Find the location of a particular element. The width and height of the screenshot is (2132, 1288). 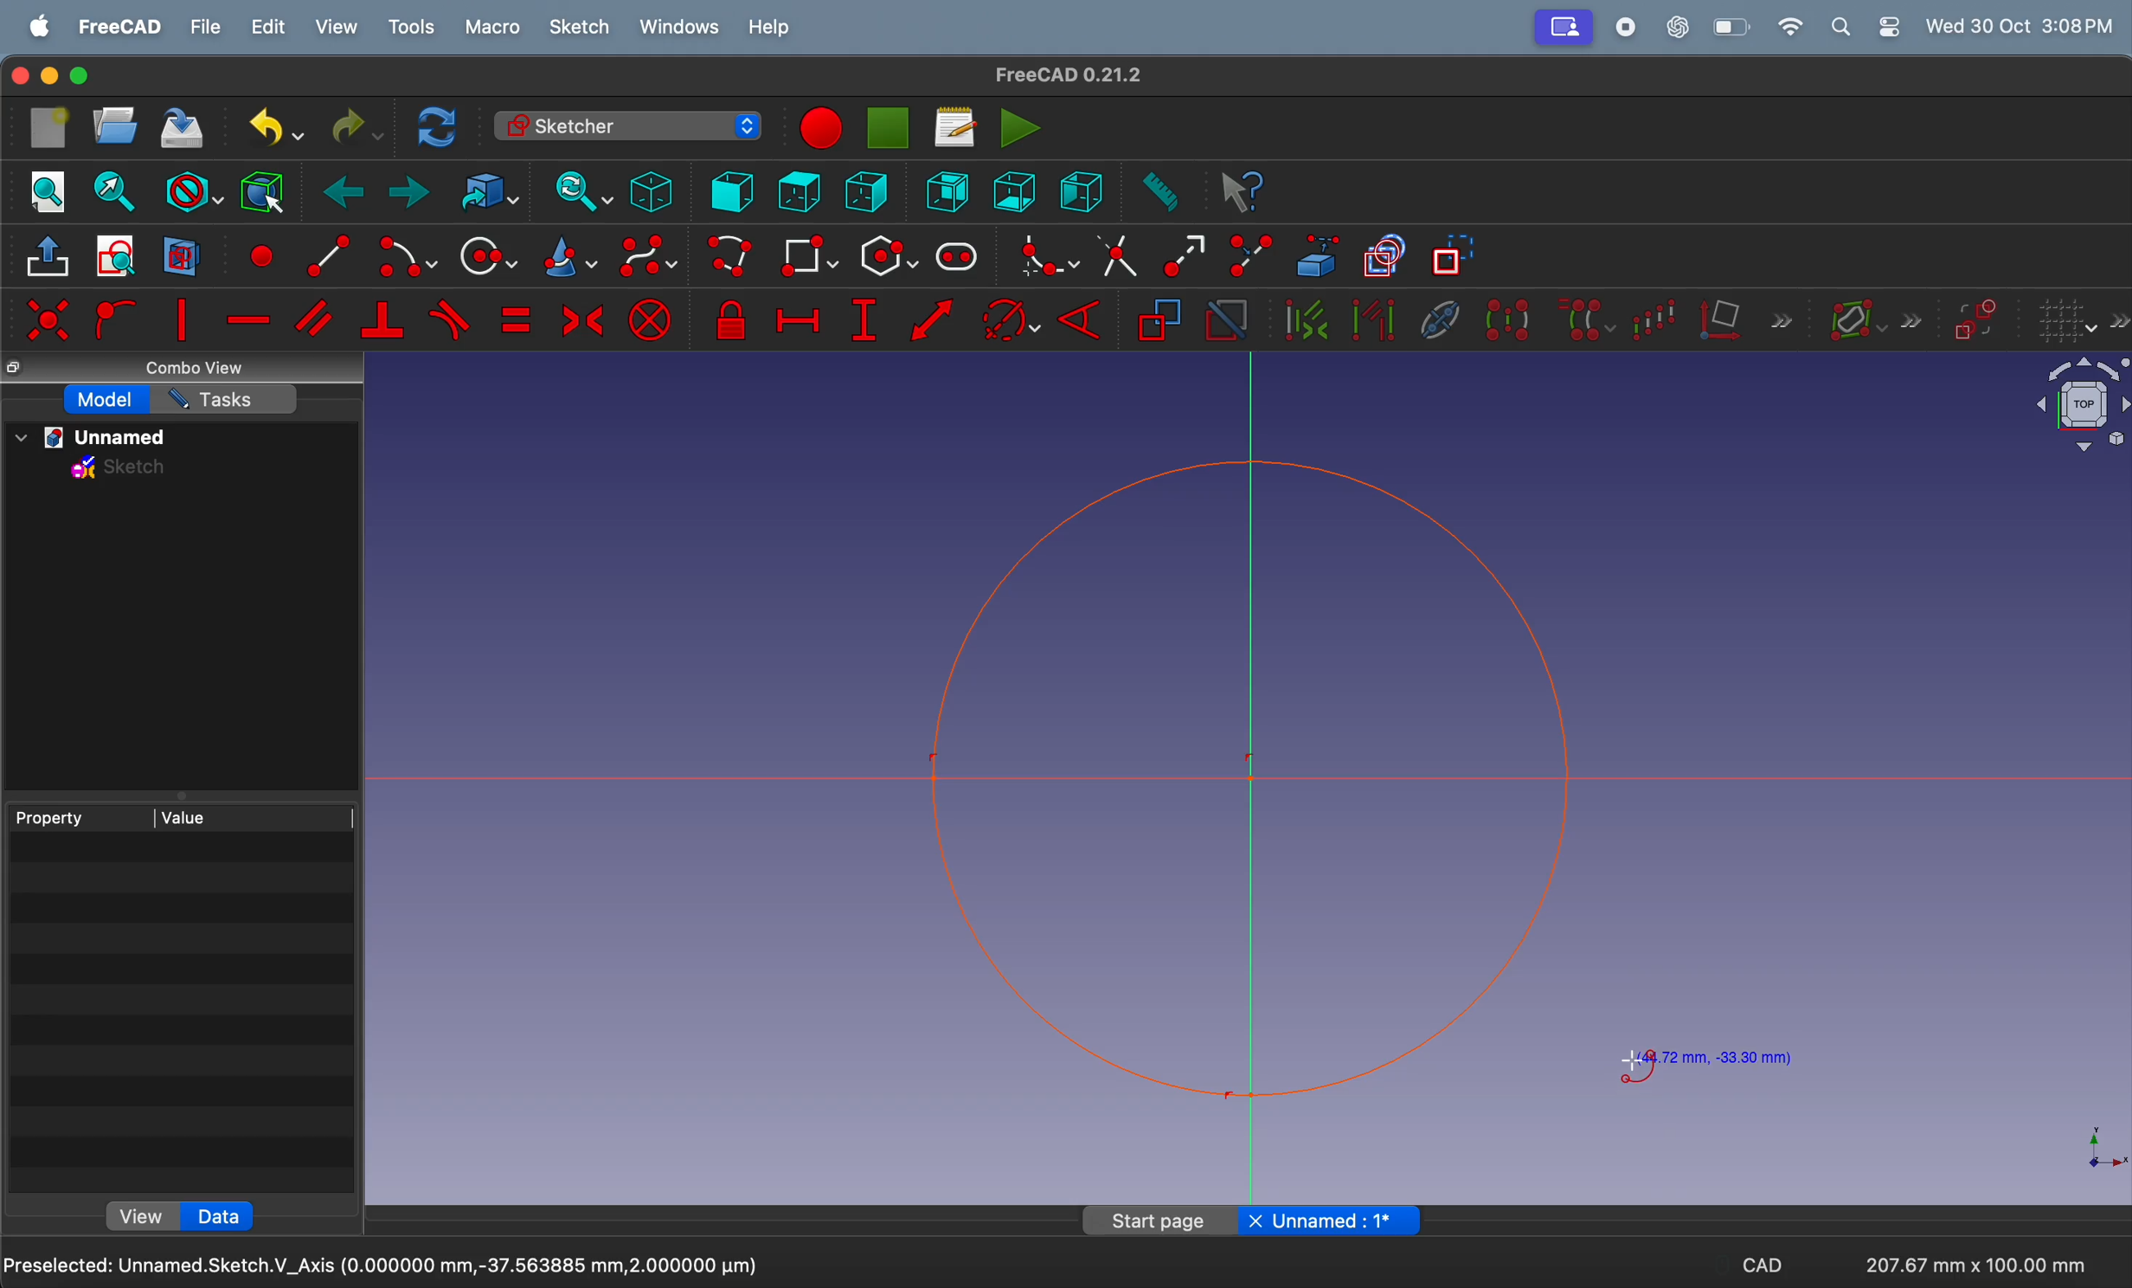

create external polygon is located at coordinates (888, 257).